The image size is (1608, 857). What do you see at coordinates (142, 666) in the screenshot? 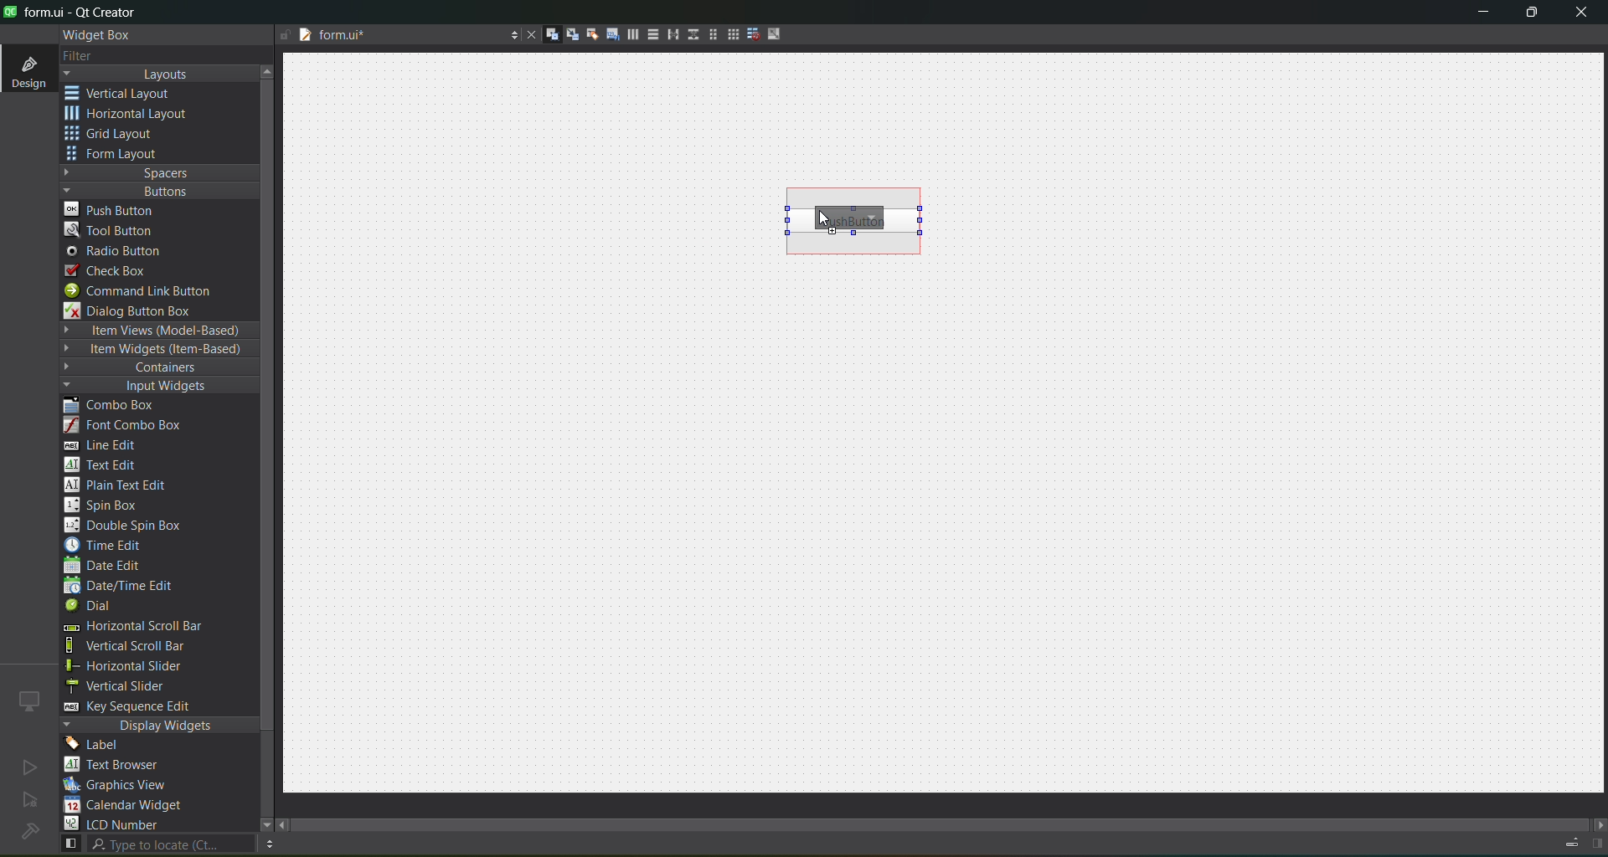
I see `horizontal slider` at bounding box center [142, 666].